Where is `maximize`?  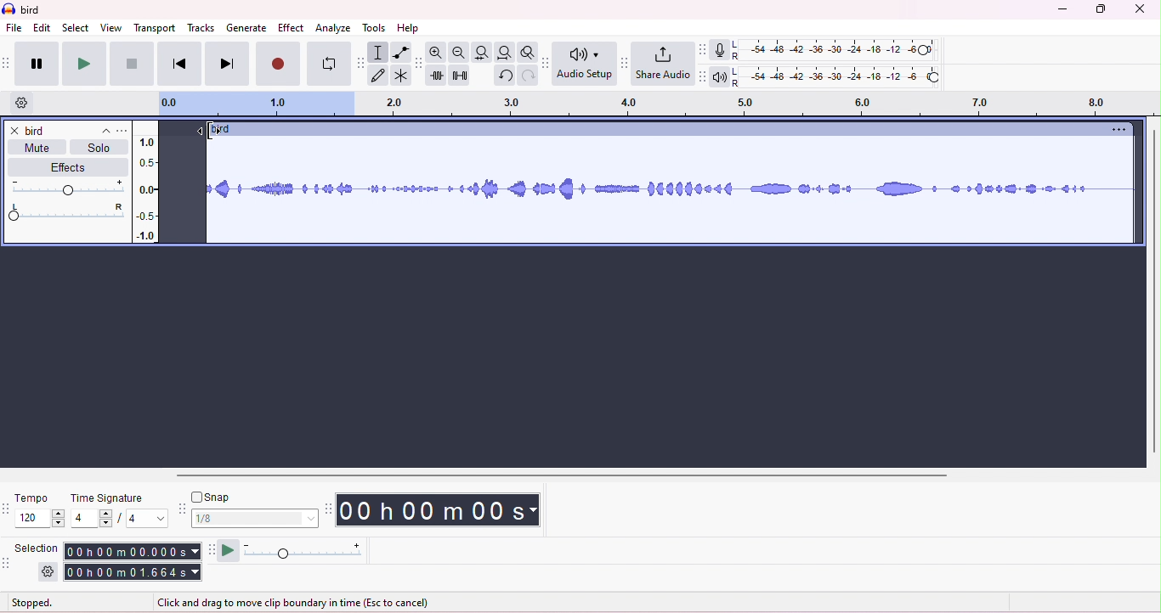 maximize is located at coordinates (1102, 10).